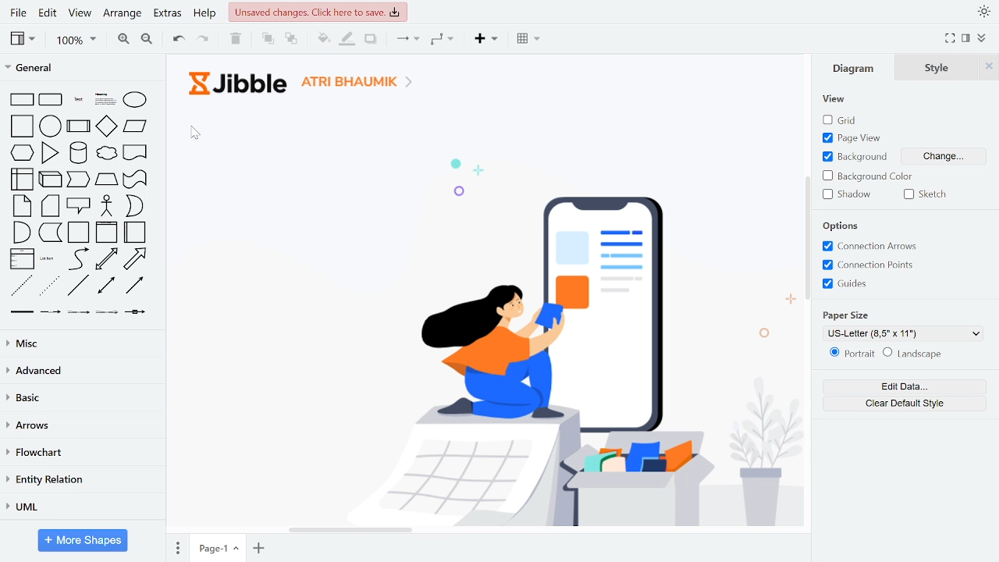 This screenshot has width=999, height=562. Describe the element at coordinates (176, 547) in the screenshot. I see `pages` at that location.